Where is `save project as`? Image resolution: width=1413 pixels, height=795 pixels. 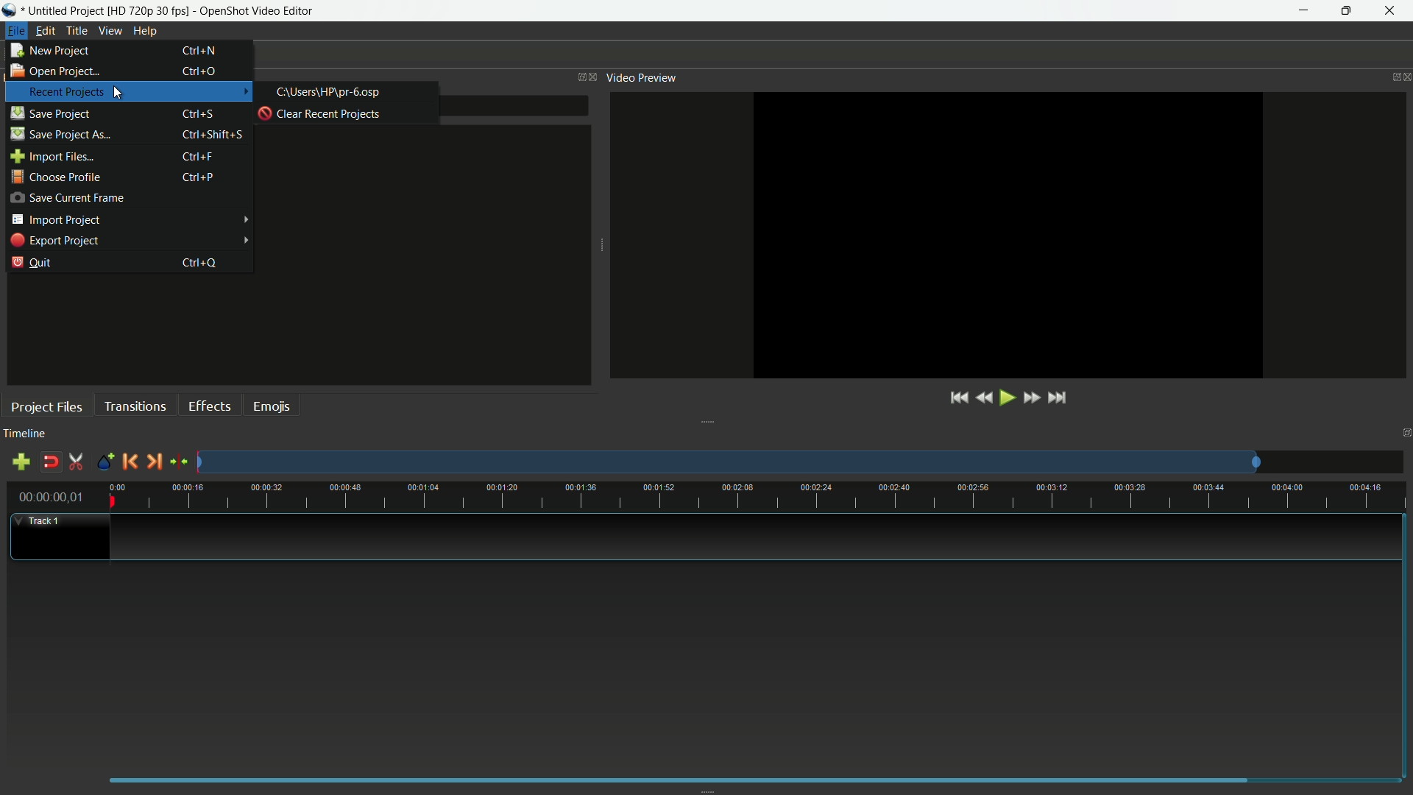 save project as is located at coordinates (60, 134).